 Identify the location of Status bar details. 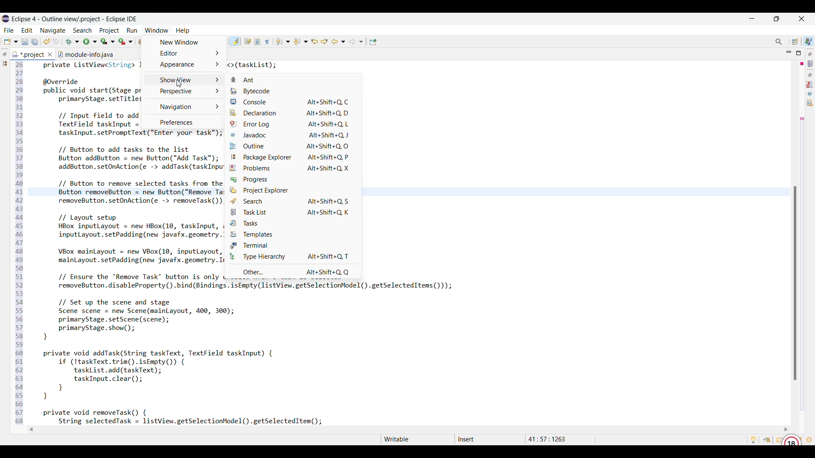
(484, 440).